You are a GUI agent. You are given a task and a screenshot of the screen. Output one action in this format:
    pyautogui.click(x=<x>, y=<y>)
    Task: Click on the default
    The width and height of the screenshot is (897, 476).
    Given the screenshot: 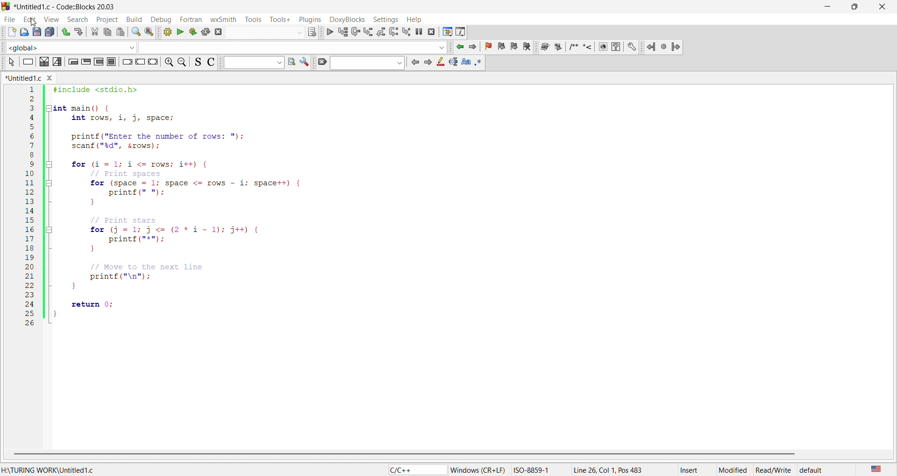 What is the action you would take?
    pyautogui.click(x=822, y=469)
    